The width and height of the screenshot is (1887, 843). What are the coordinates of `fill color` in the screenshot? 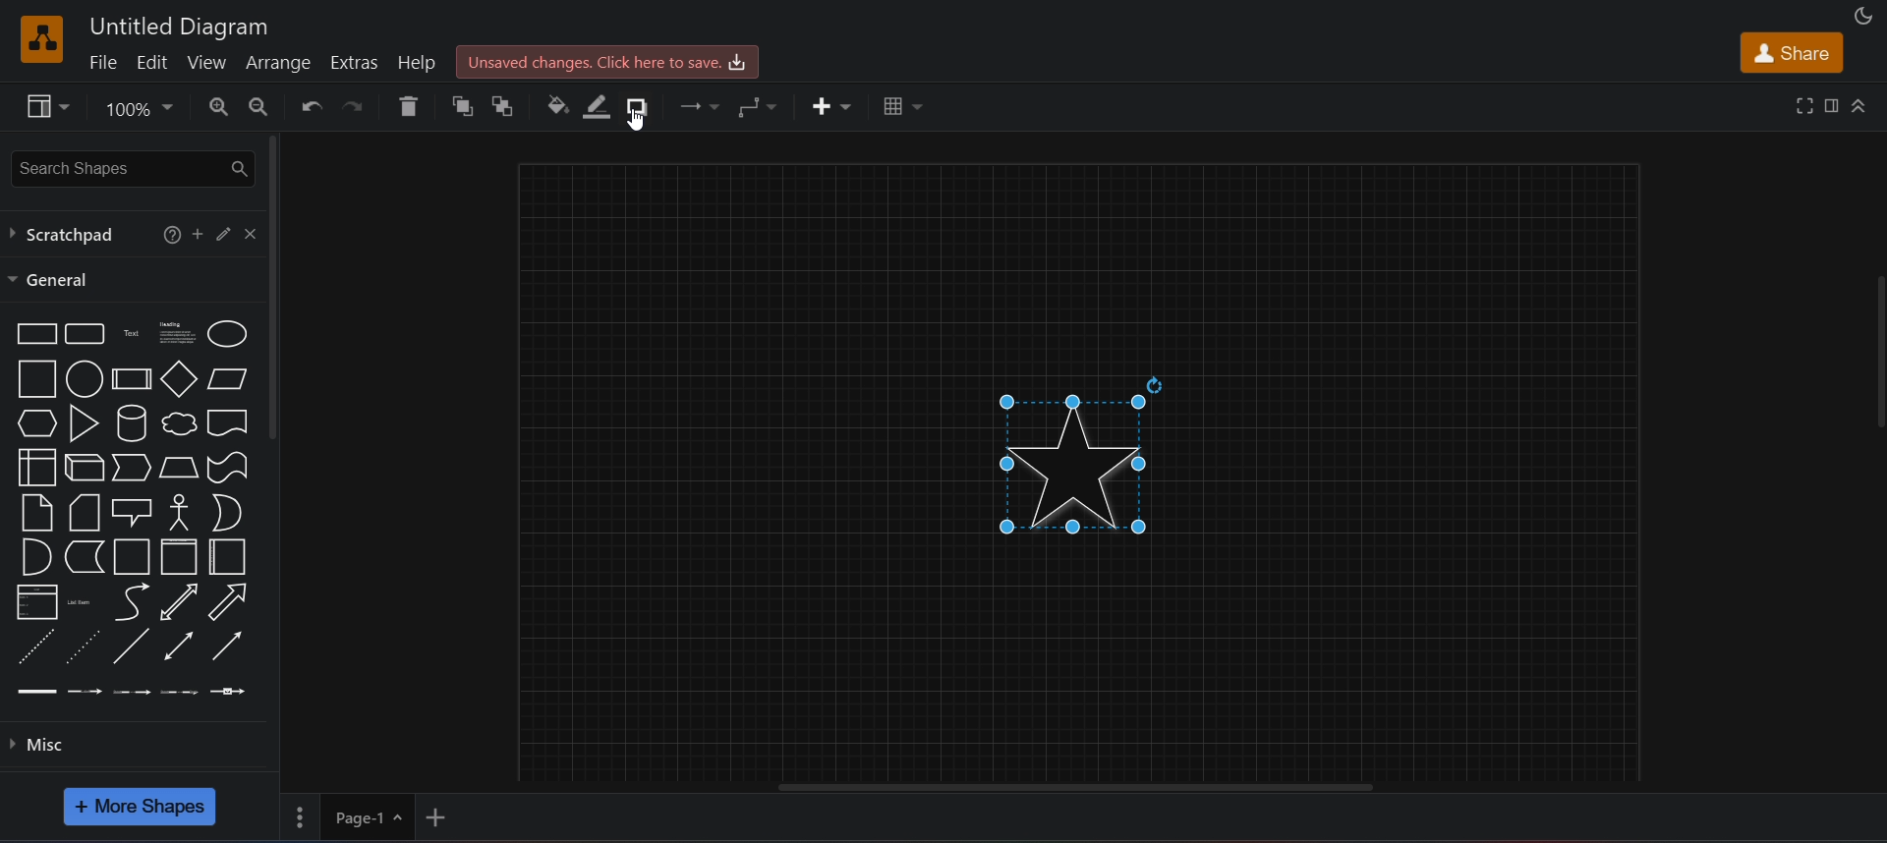 It's located at (558, 105).